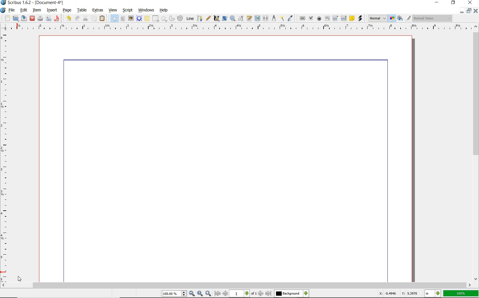 This screenshot has width=479, height=298. Describe the element at coordinates (461, 293) in the screenshot. I see `100%` at that location.